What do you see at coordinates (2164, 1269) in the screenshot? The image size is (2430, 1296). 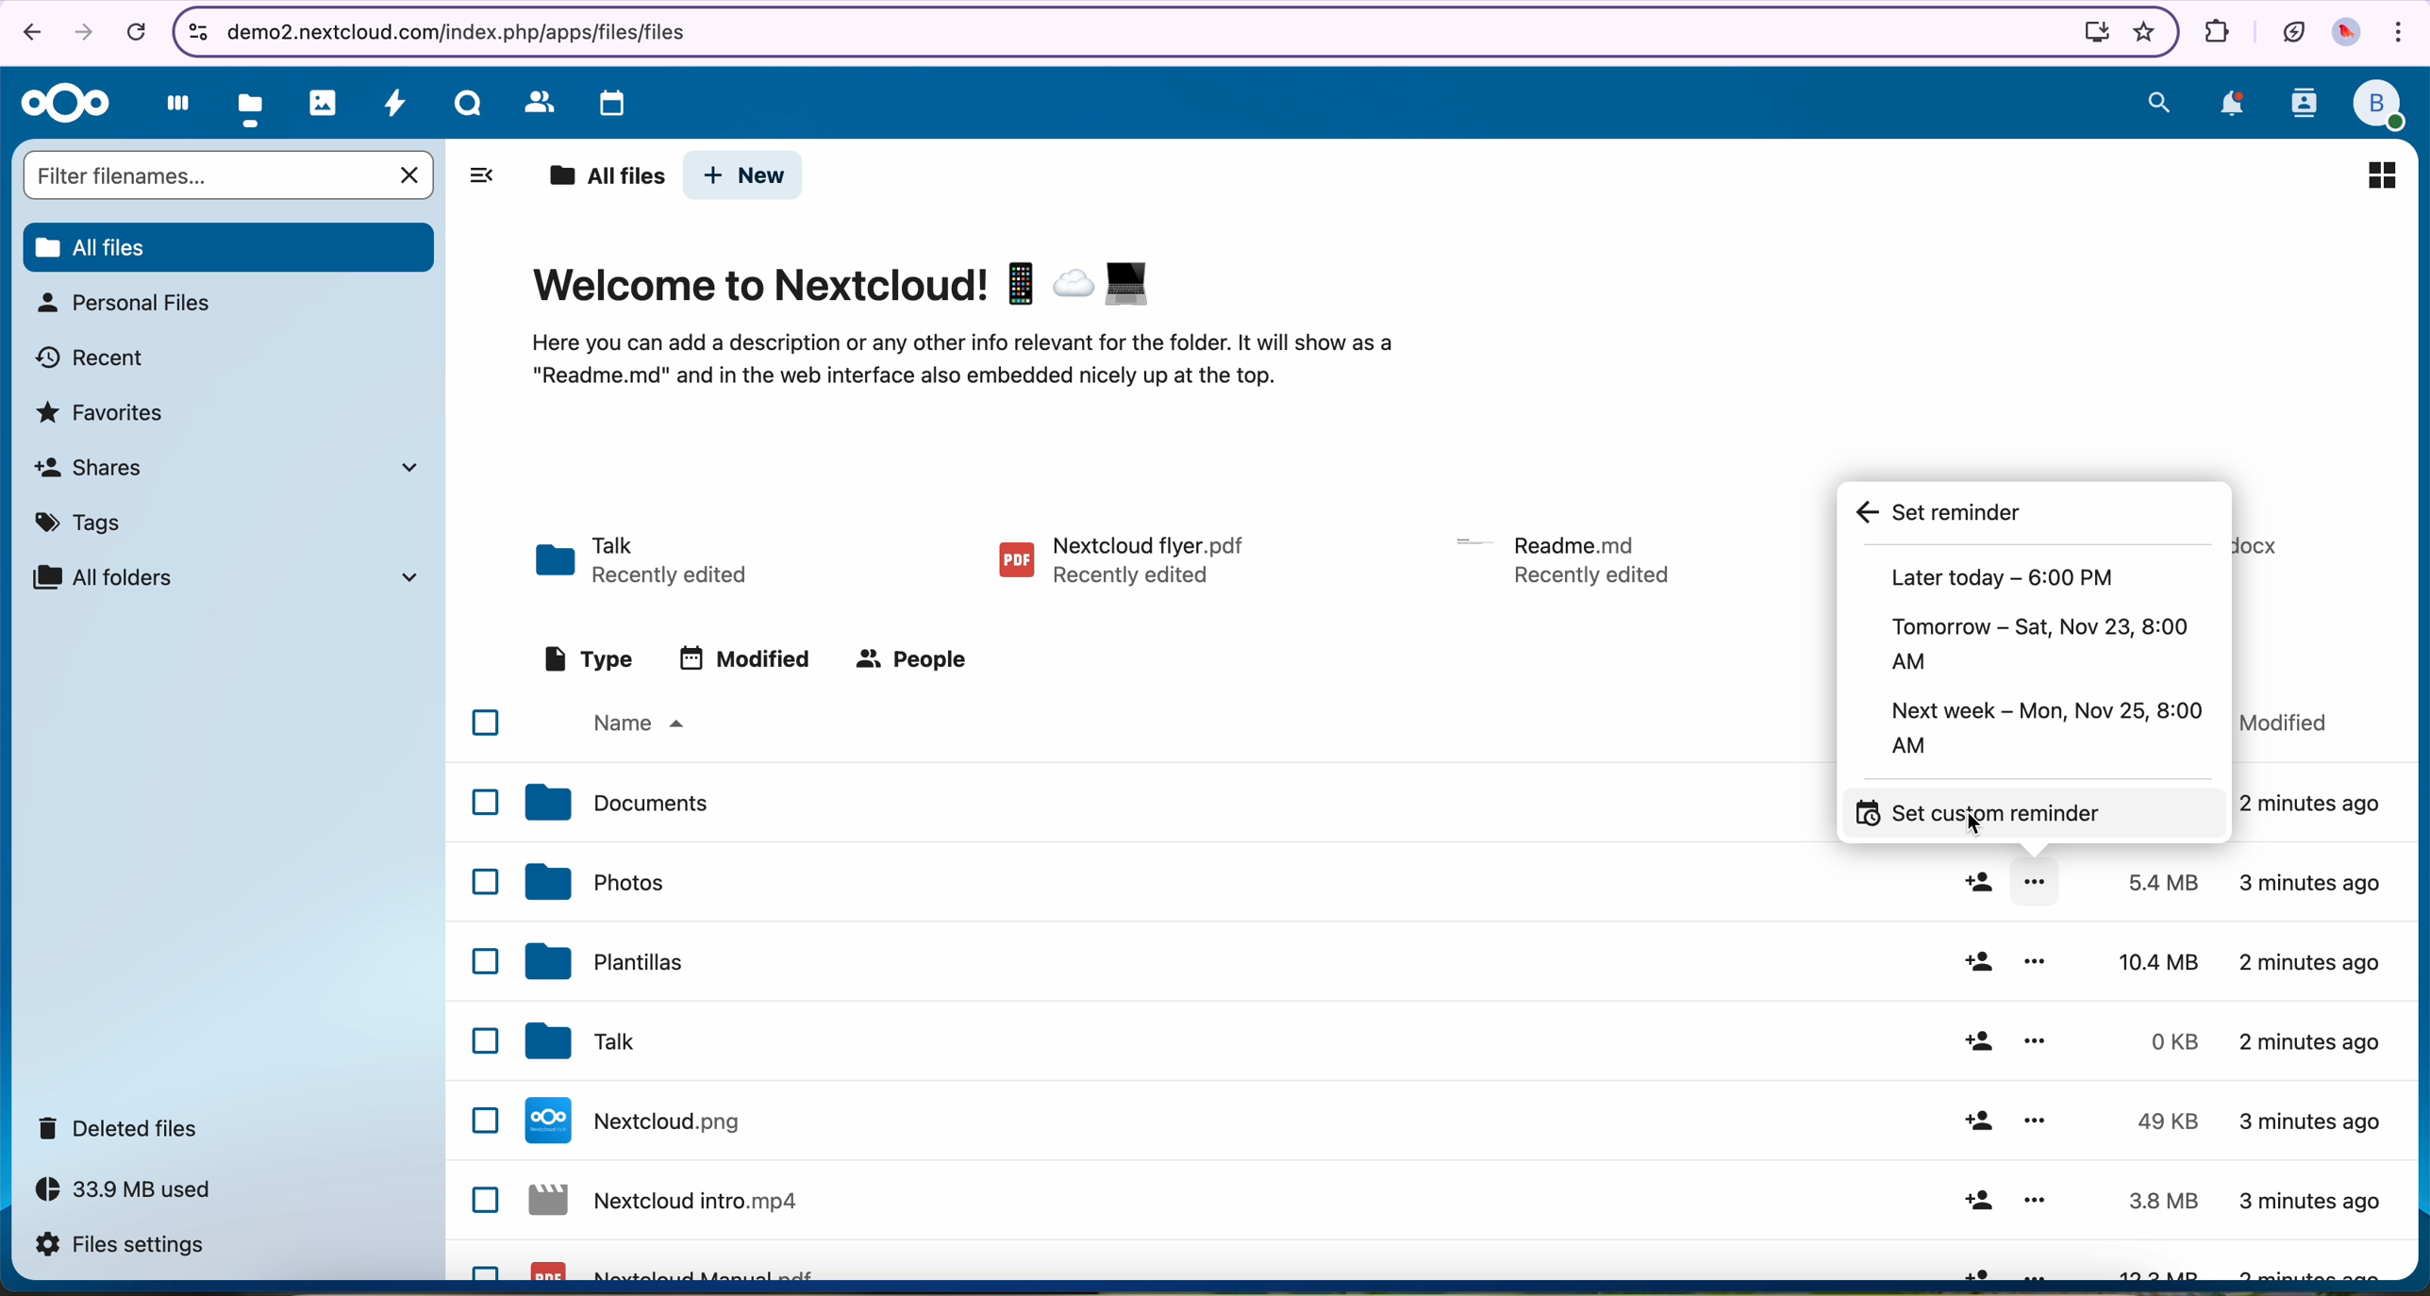 I see `13.3` at bounding box center [2164, 1269].